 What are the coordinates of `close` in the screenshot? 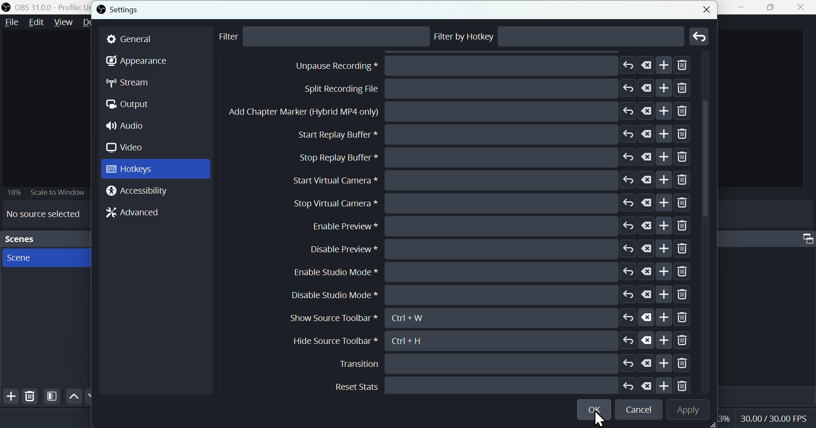 It's located at (803, 7).